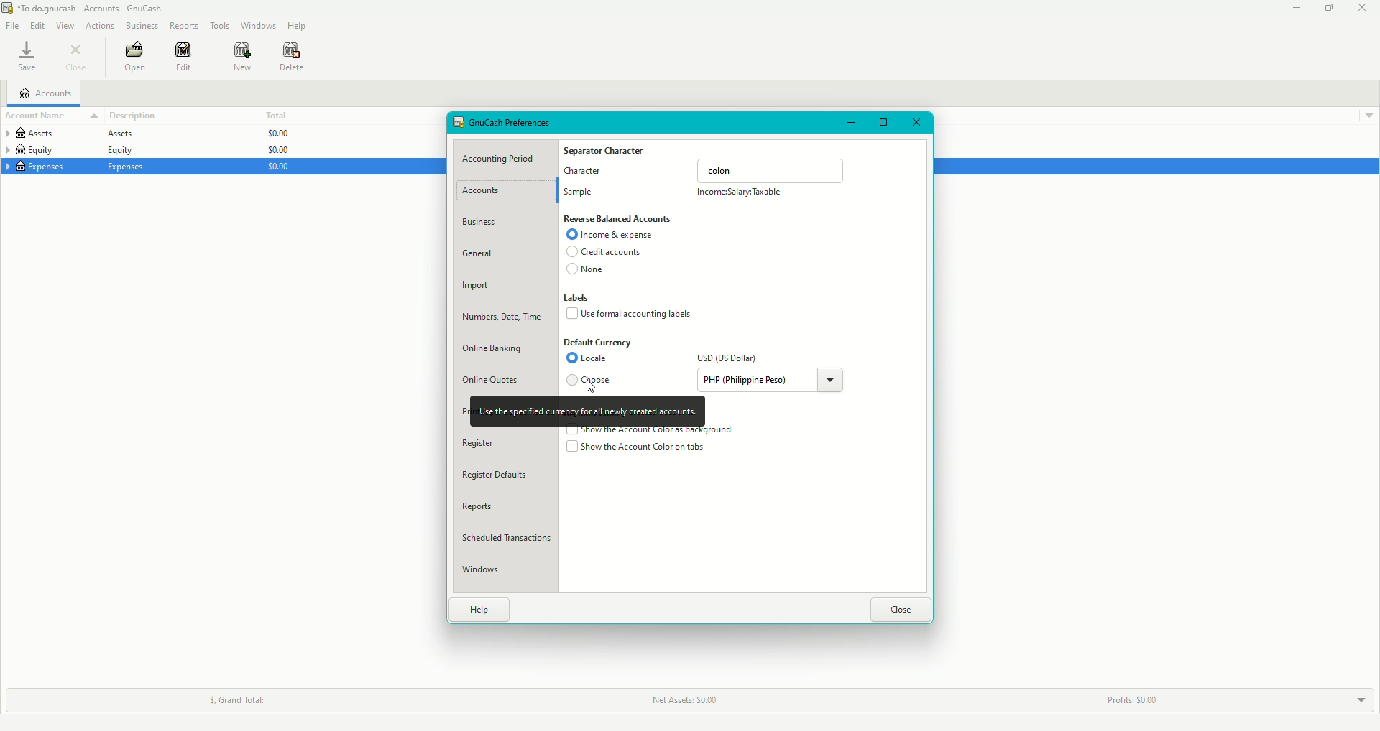  I want to click on Currency, so click(773, 380).